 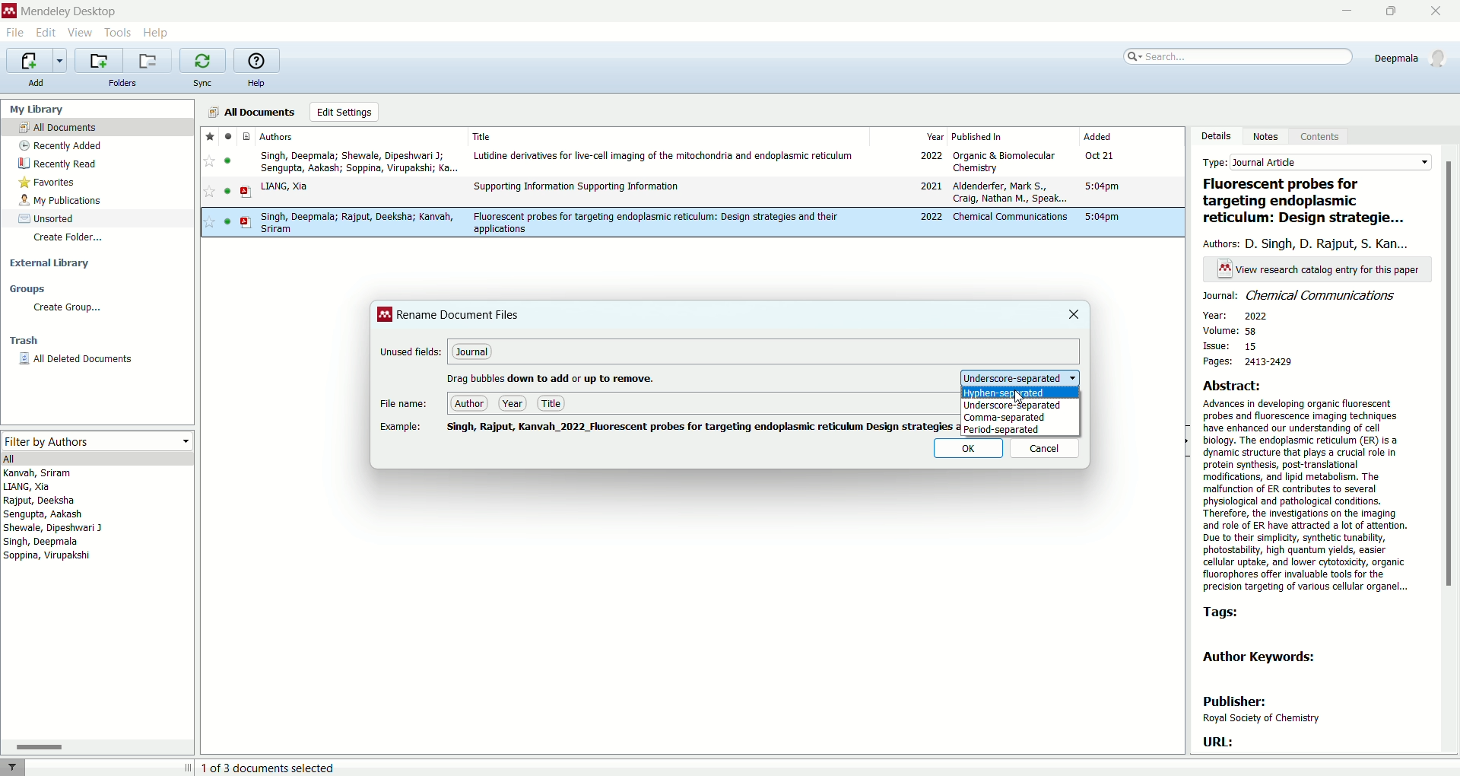 What do you see at coordinates (460, 316) in the screenshot?
I see `rename document files` at bounding box center [460, 316].